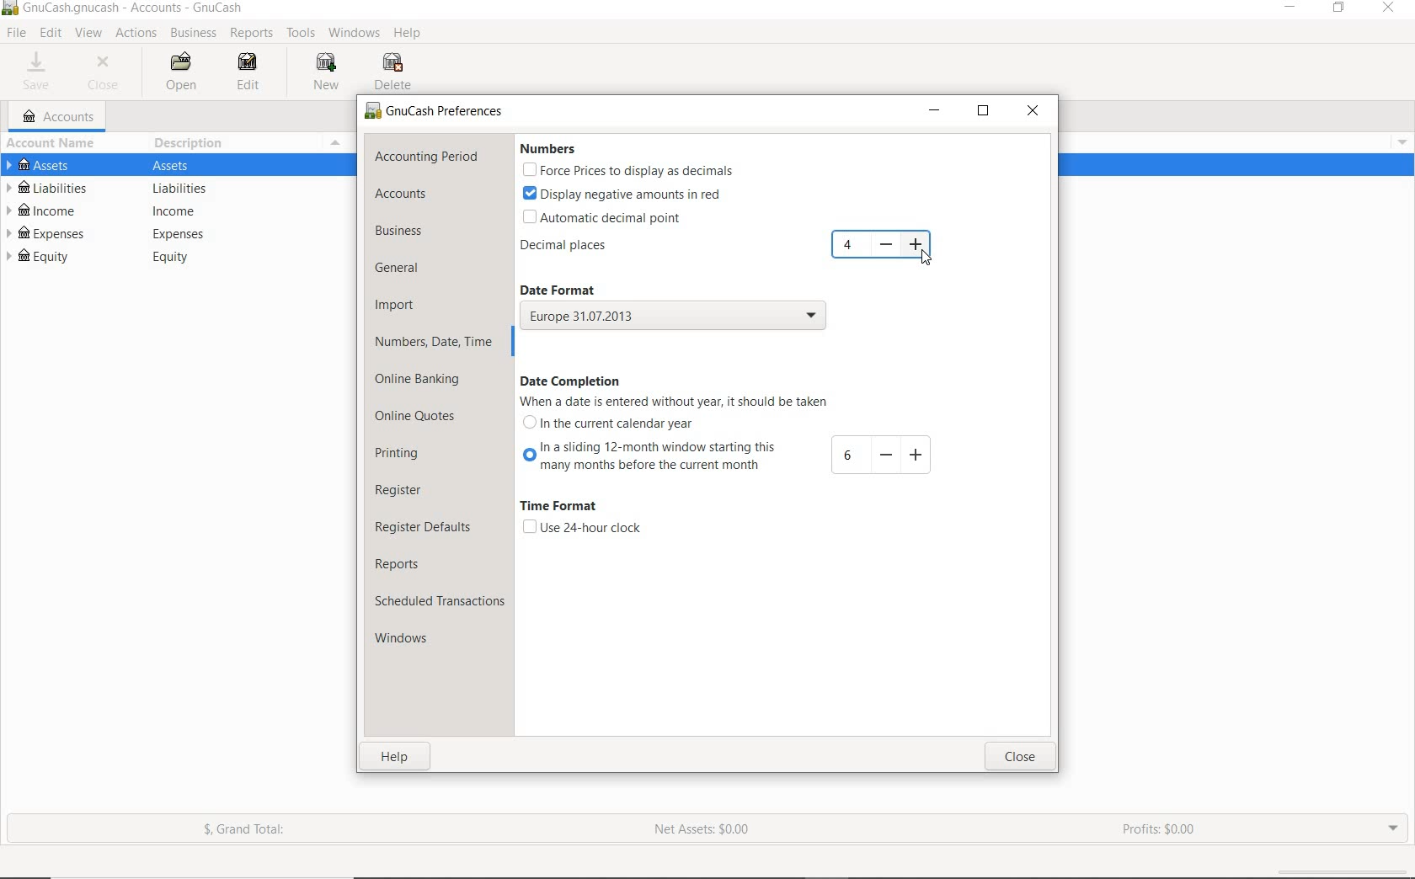 The height and width of the screenshot is (879, 1415). What do you see at coordinates (627, 170) in the screenshot?
I see `force prices to display as decimal` at bounding box center [627, 170].